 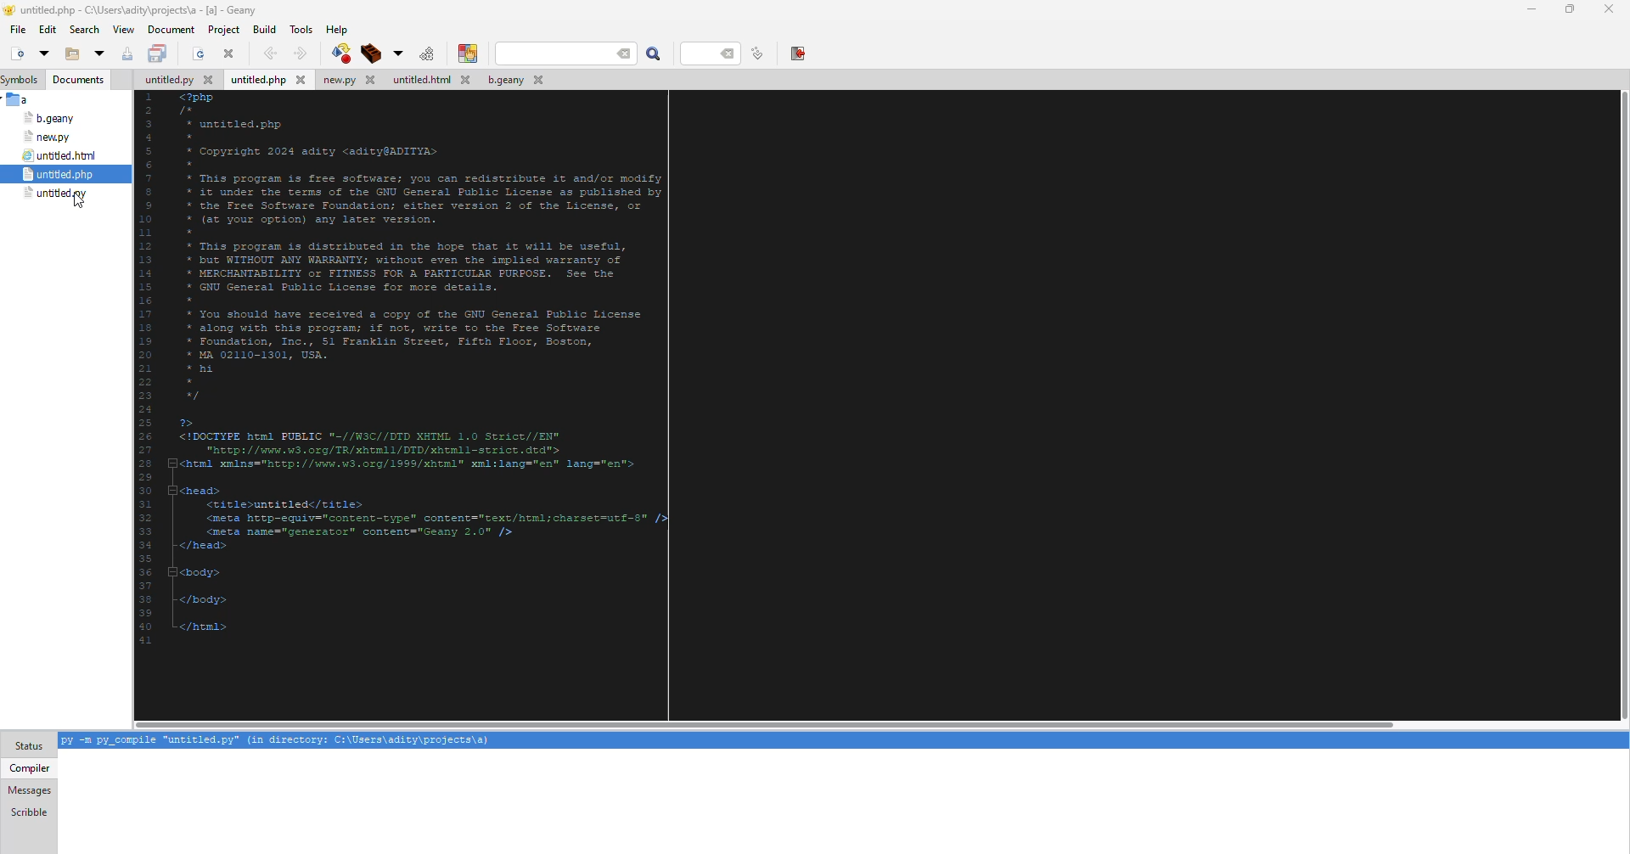 What do you see at coordinates (29, 746) in the screenshot?
I see `status` at bounding box center [29, 746].